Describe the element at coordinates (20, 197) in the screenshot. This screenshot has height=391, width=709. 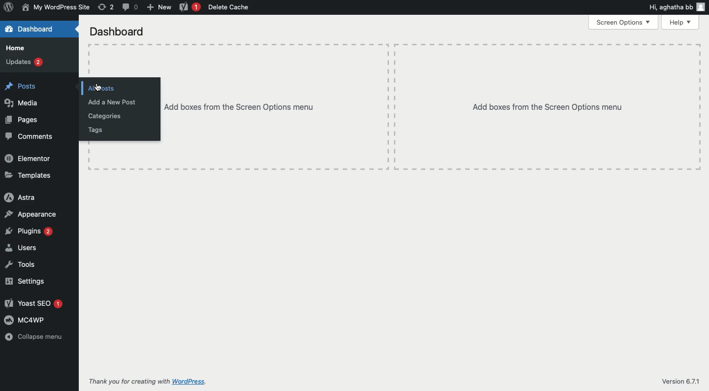
I see `Astra` at that location.